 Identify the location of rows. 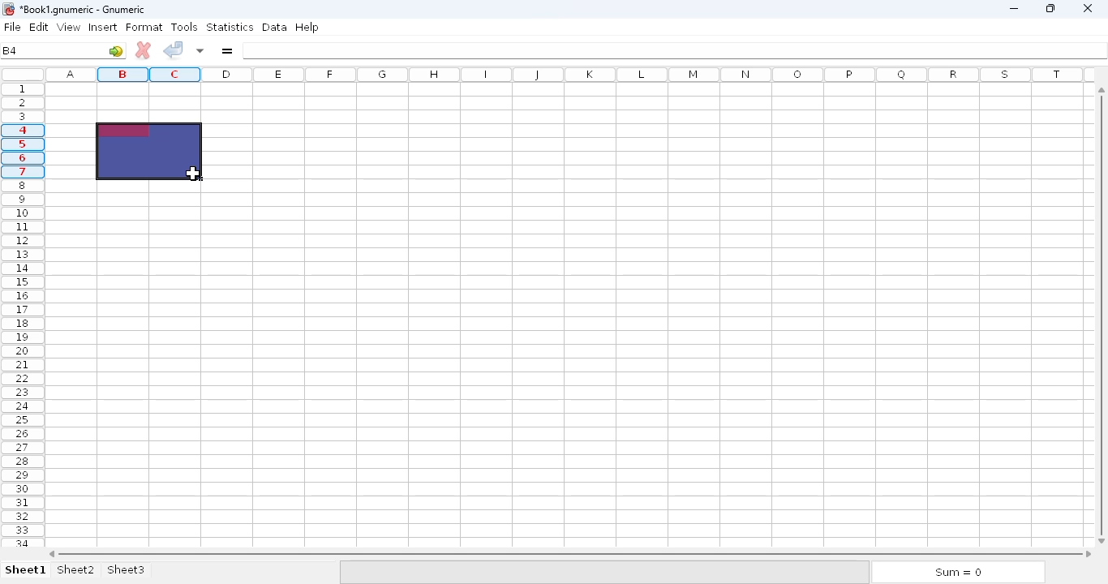
(20, 316).